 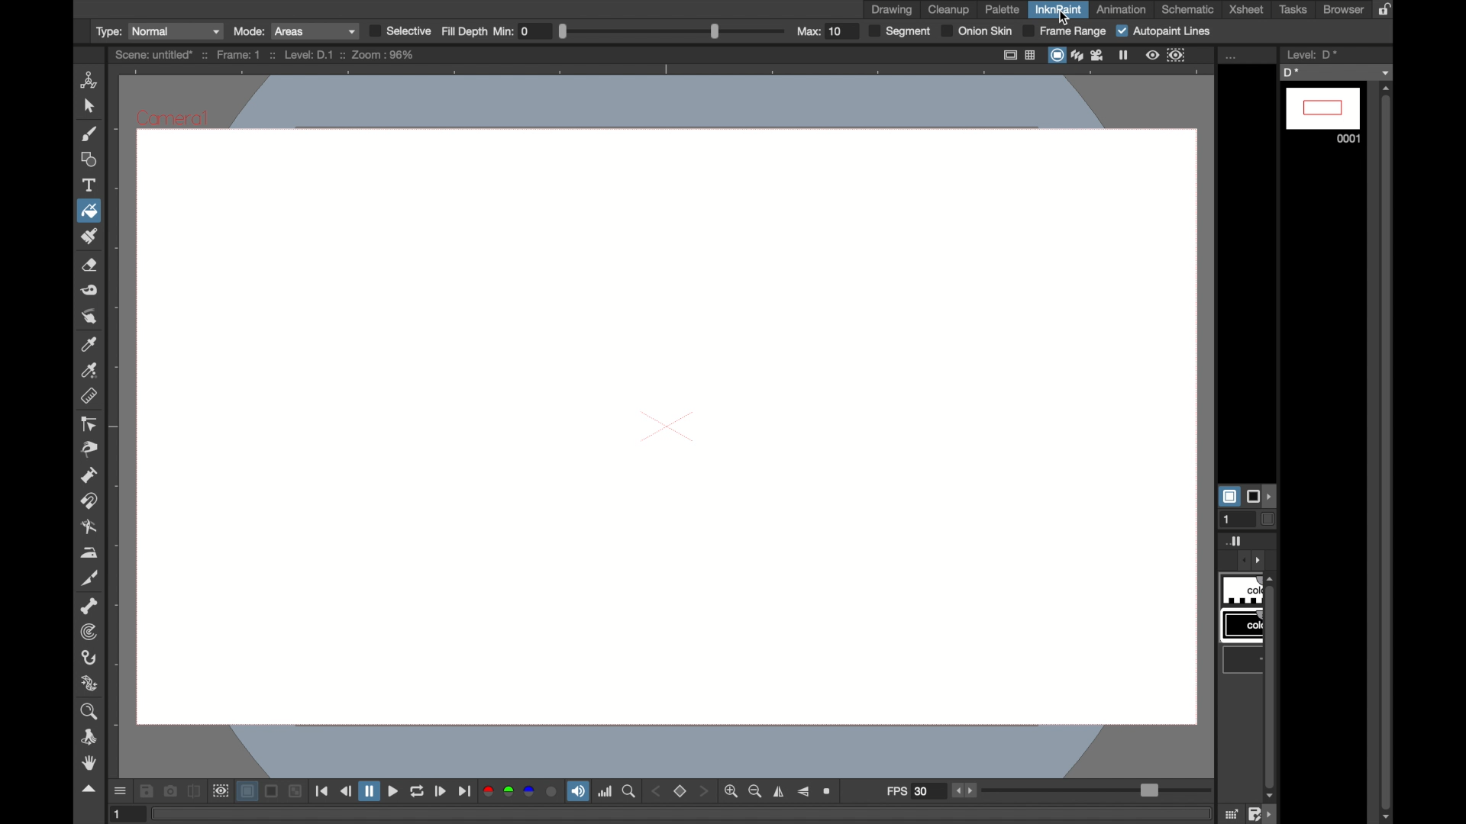 I want to click on cursor, so click(x=1063, y=16).